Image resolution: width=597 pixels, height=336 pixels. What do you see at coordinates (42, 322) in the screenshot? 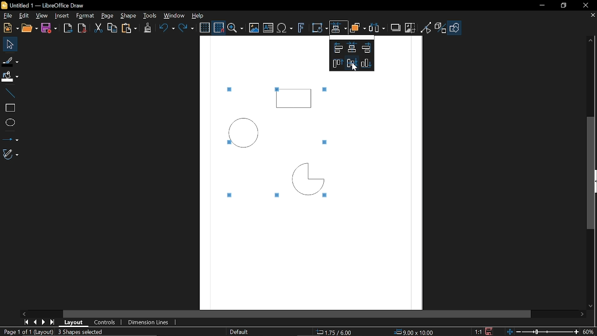
I see `next page` at bounding box center [42, 322].